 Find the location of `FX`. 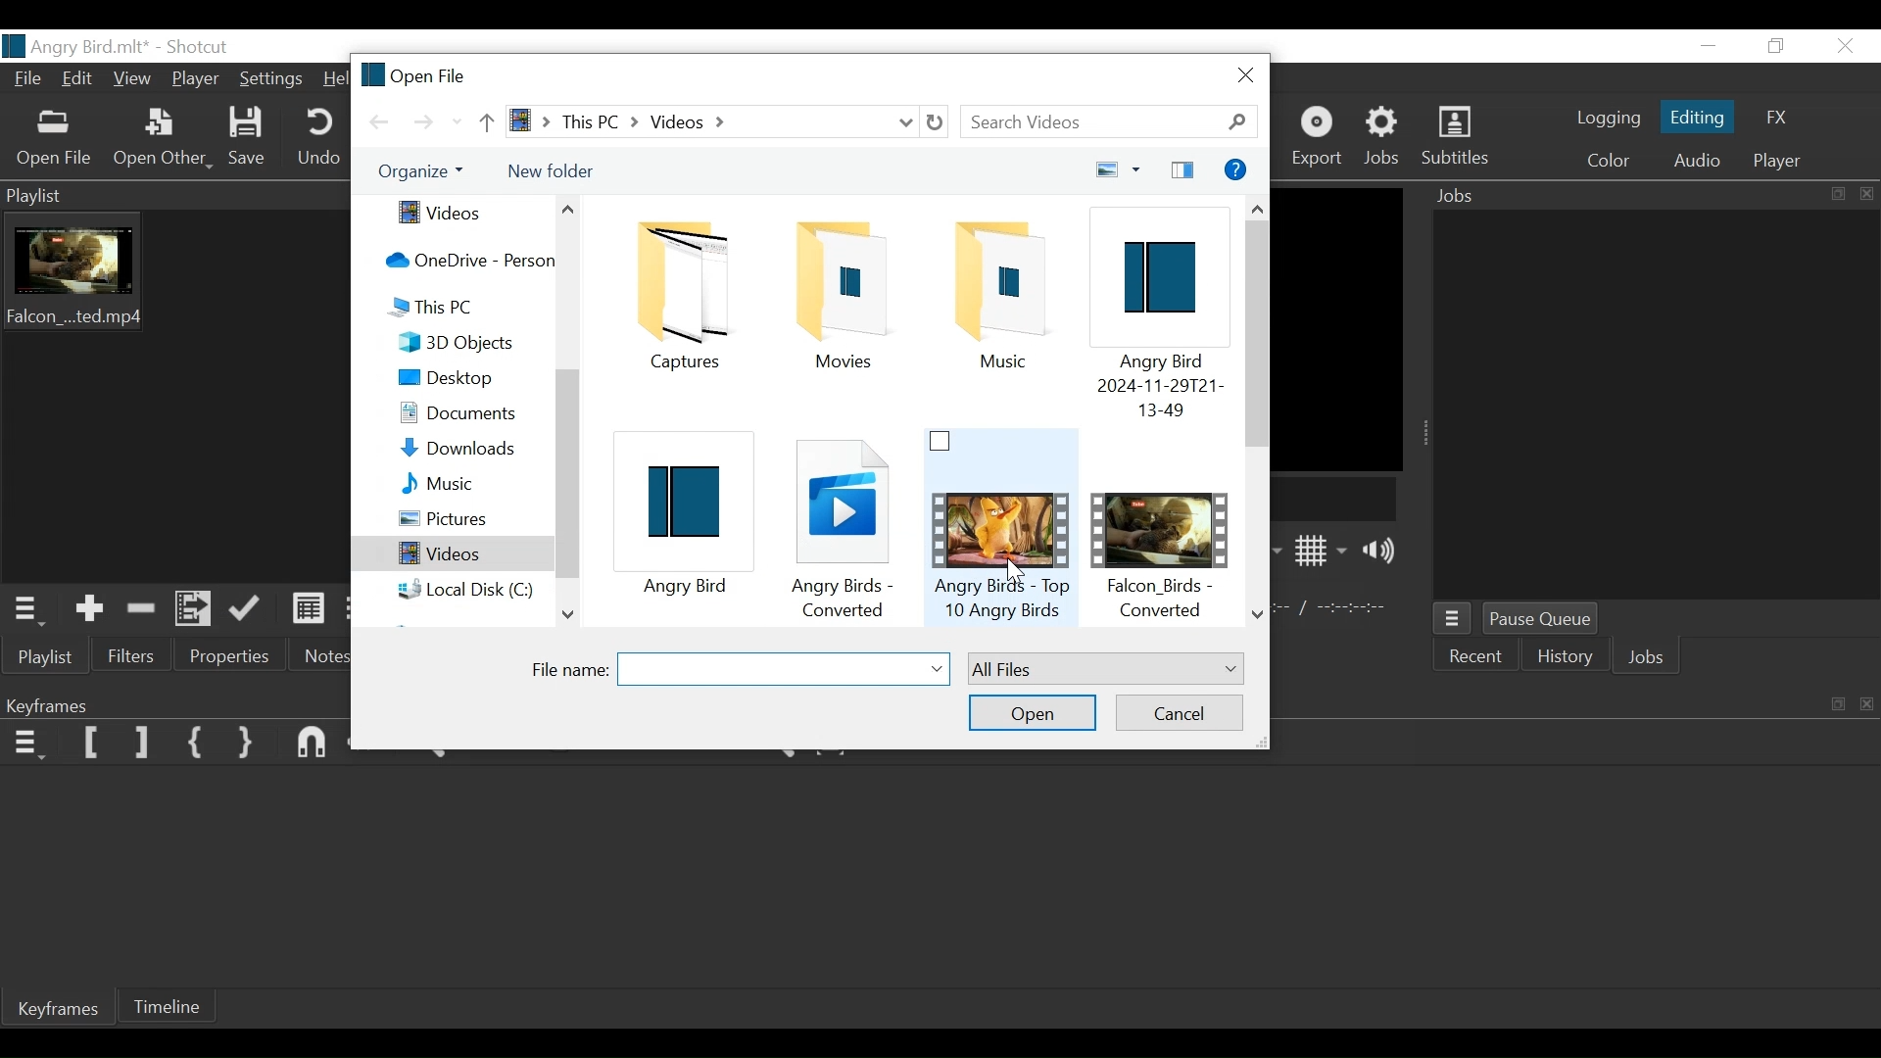

FX is located at coordinates (1776, 118).